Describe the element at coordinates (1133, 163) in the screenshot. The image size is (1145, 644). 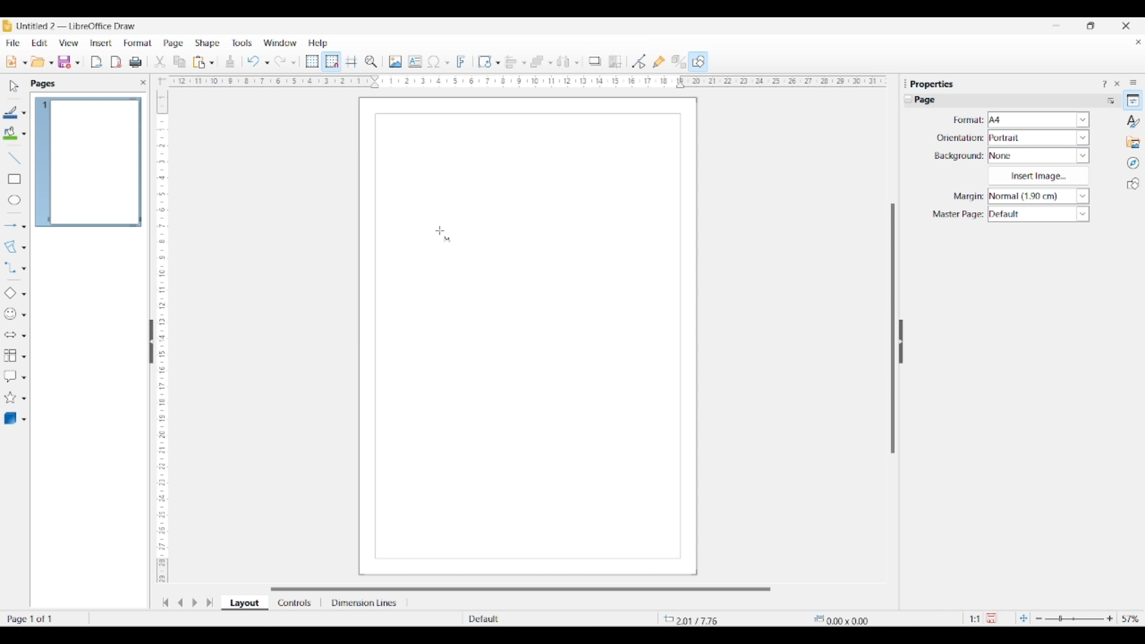
I see `Navigator` at that location.